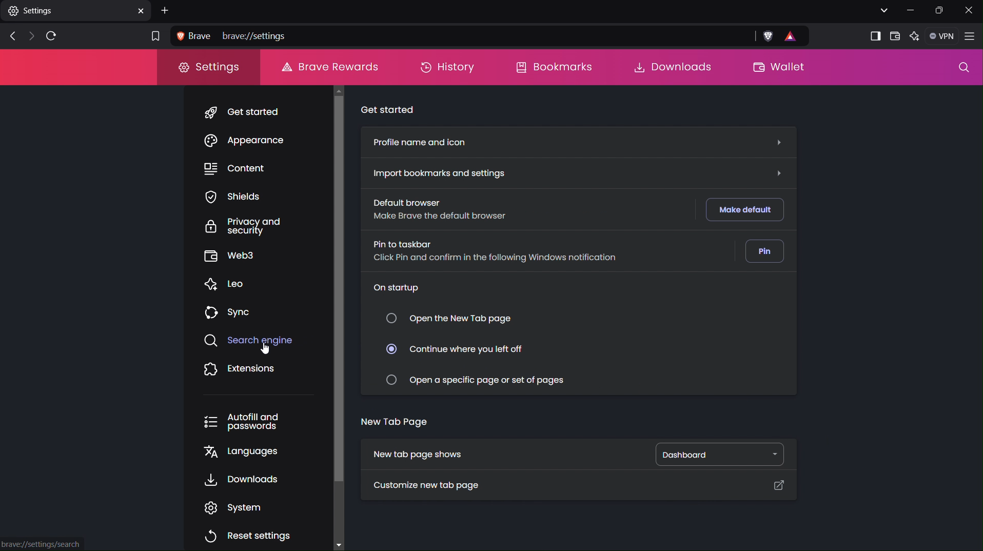  What do you see at coordinates (497, 252) in the screenshot?
I see `Pin to taskbar` at bounding box center [497, 252].